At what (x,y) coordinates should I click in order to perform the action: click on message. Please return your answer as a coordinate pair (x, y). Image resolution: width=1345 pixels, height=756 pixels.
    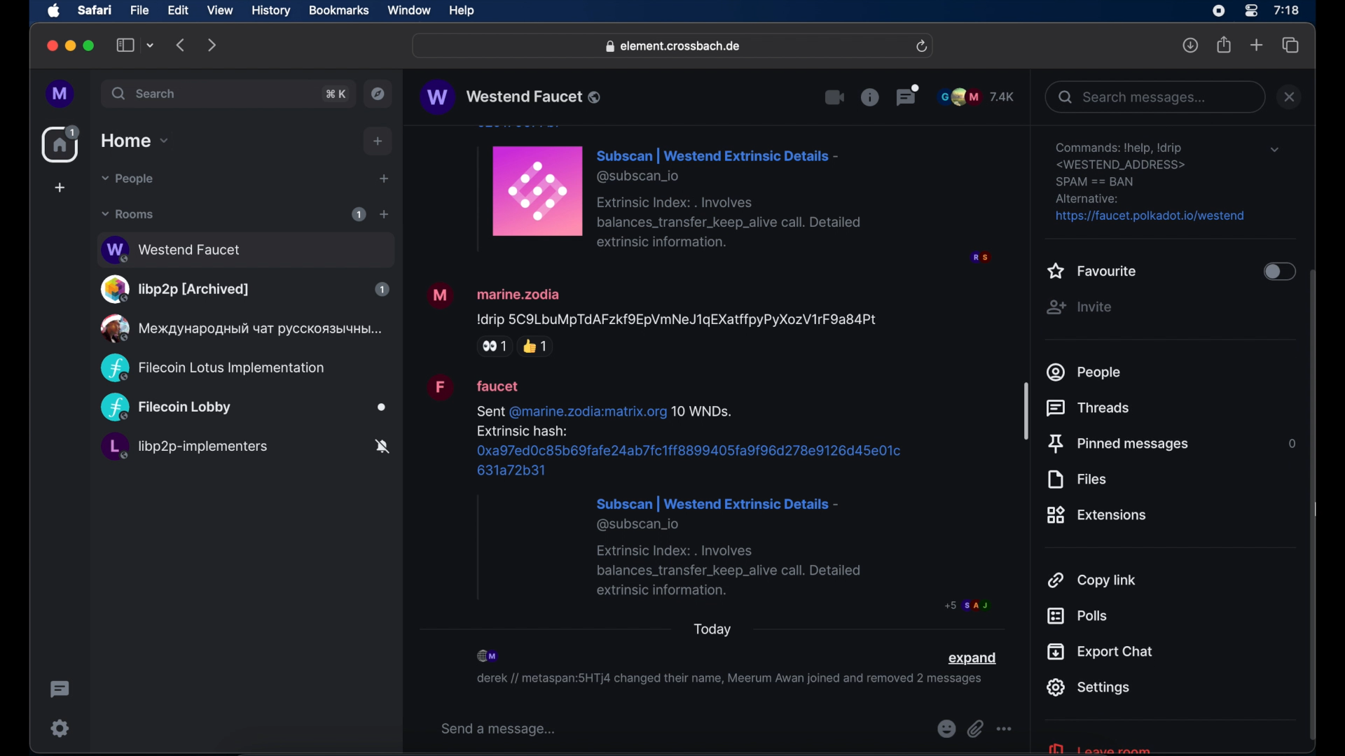
    Looking at the image, I should click on (708, 493).